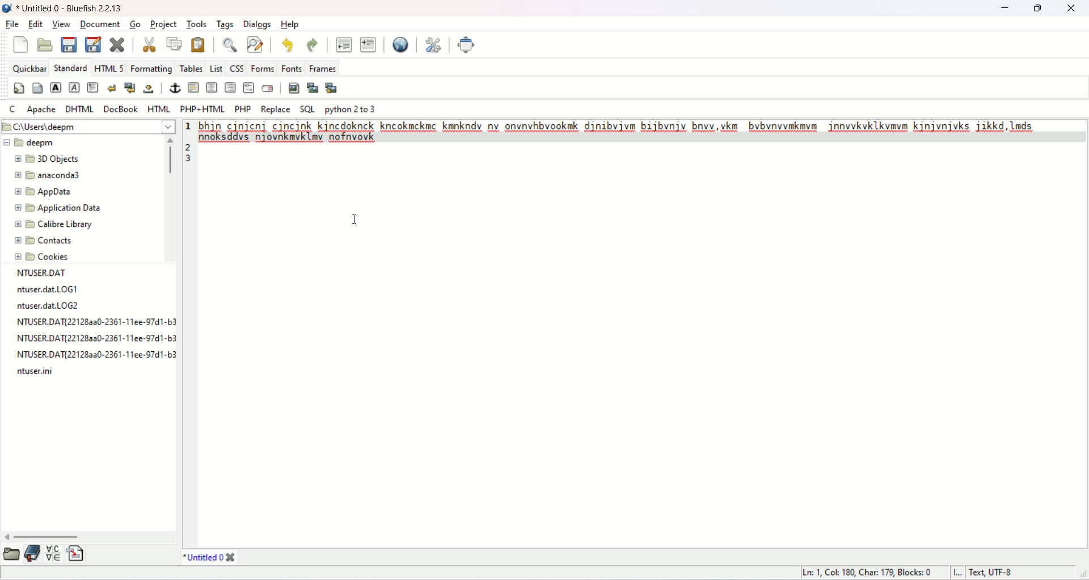 The height and width of the screenshot is (580, 1089). What do you see at coordinates (1035, 9) in the screenshot?
I see `maximize` at bounding box center [1035, 9].